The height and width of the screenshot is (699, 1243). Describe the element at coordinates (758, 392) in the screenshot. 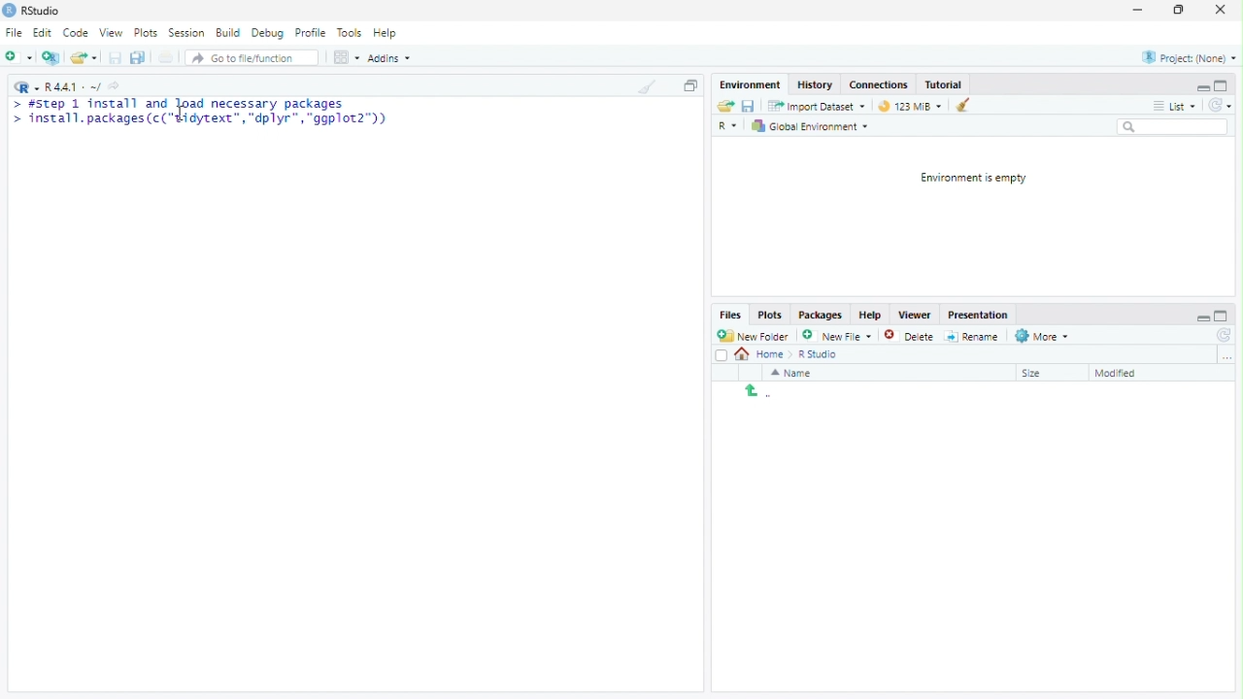

I see `Return` at that location.